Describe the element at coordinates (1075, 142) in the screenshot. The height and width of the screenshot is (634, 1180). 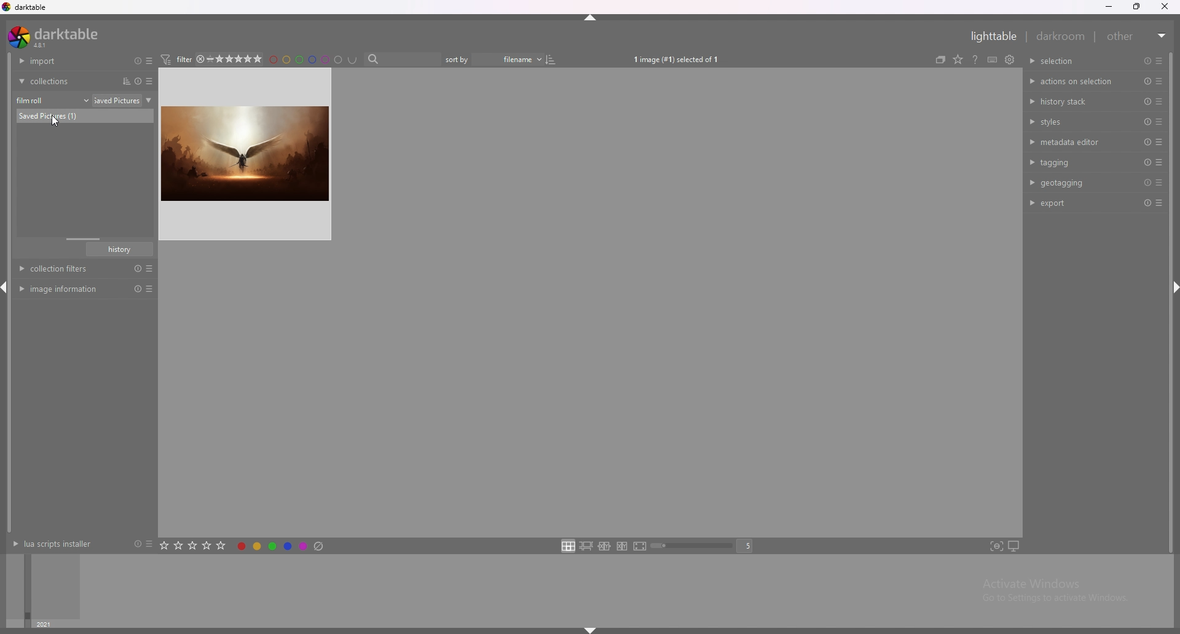
I see `metadata editor` at that location.